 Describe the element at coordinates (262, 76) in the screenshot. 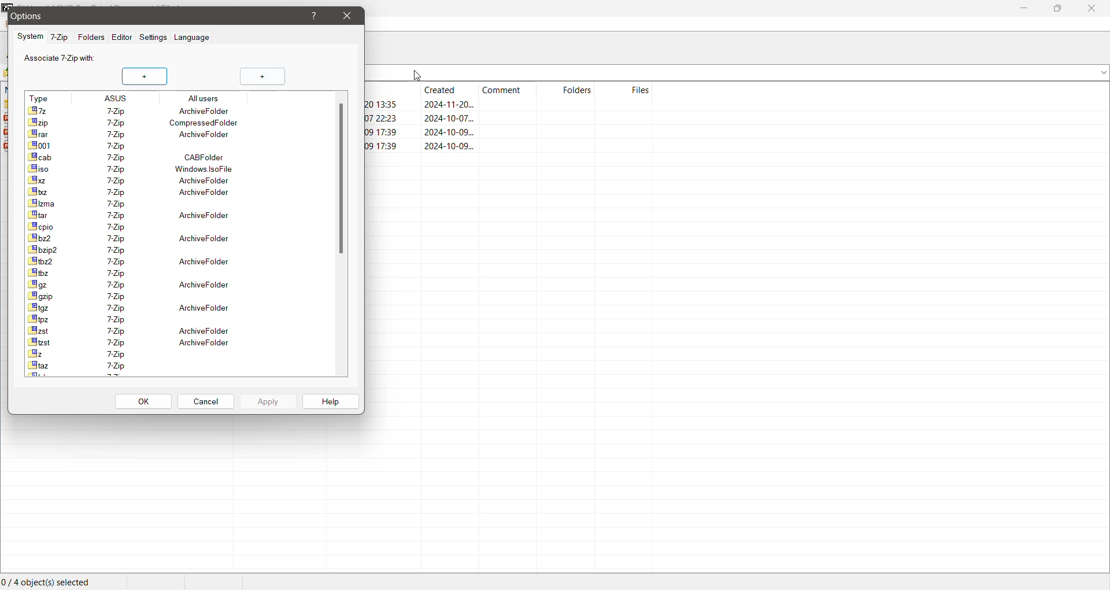

I see `Click to add 'All users'` at that location.